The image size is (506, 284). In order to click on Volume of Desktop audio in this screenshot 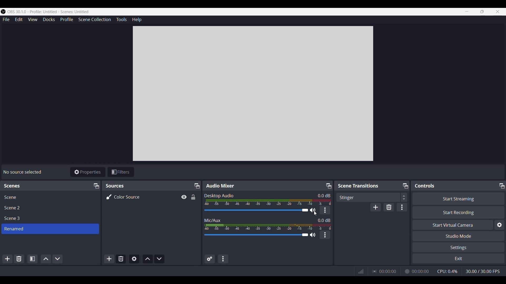, I will do `click(268, 202)`.